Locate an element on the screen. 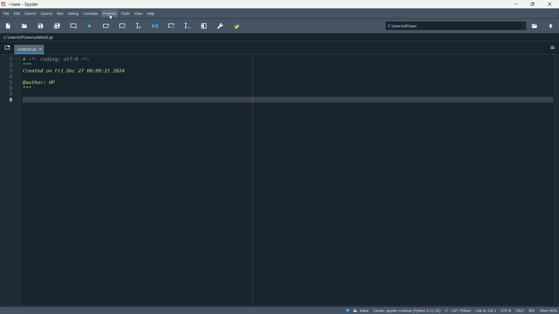 This screenshot has height=314, width=559. maximize current screen is located at coordinates (204, 26).